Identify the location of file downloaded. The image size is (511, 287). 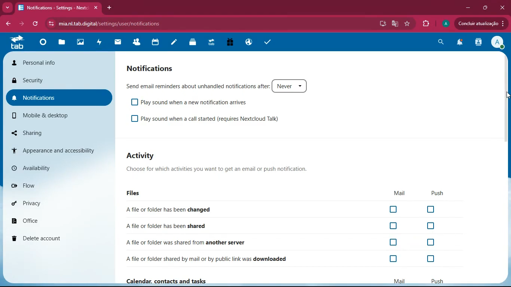
(203, 259).